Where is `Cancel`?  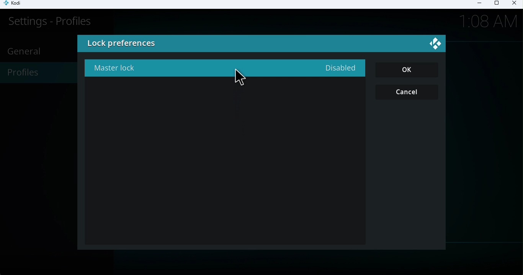 Cancel is located at coordinates (408, 92).